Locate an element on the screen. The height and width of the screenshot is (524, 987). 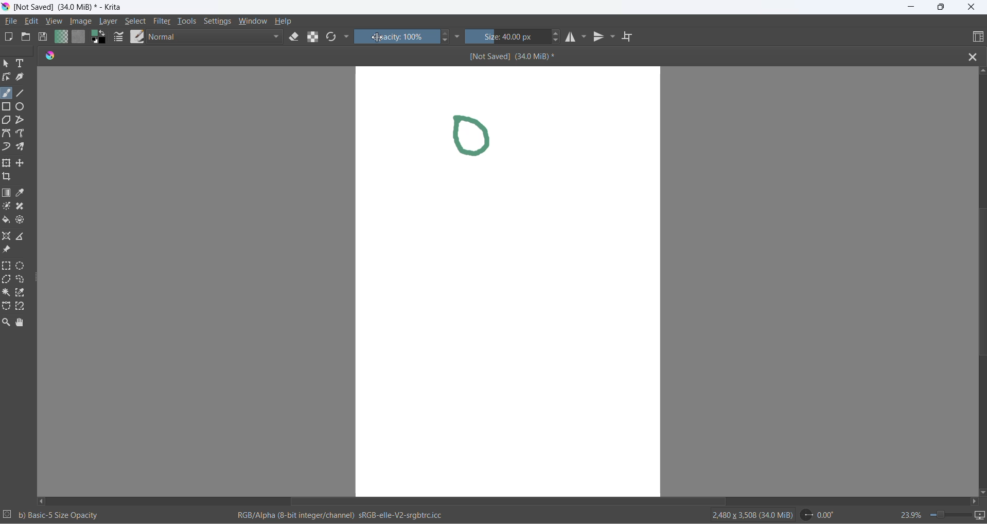
similar color selection tool is located at coordinates (24, 293).